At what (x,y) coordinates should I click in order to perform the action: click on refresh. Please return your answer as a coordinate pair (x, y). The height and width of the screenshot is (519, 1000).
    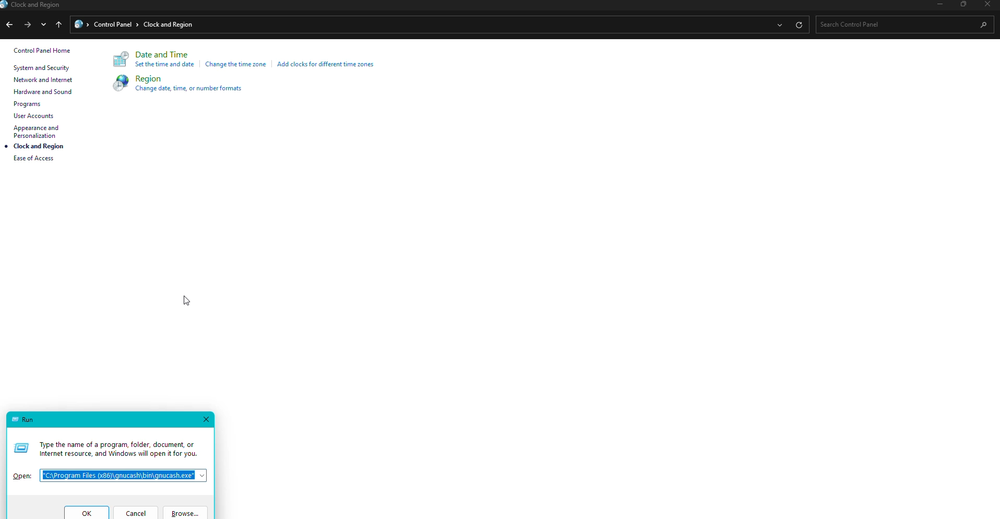
    Looking at the image, I should click on (799, 25).